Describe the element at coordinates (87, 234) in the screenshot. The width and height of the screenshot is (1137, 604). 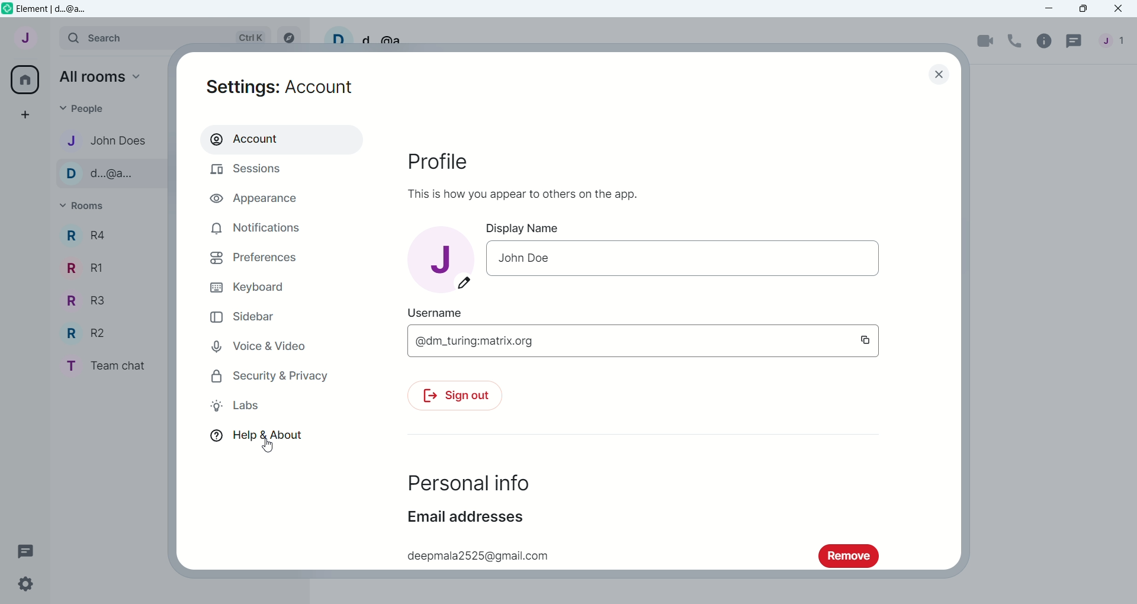
I see `Room R4` at that location.